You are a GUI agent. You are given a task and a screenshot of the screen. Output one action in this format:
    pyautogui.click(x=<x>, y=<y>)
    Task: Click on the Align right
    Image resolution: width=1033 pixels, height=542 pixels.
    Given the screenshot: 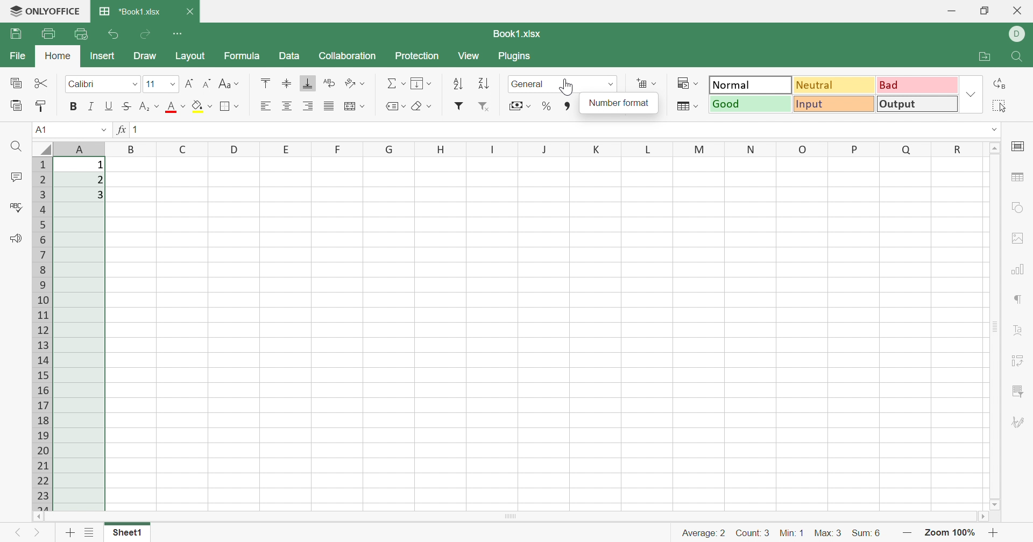 What is the action you would take?
    pyautogui.click(x=310, y=106)
    